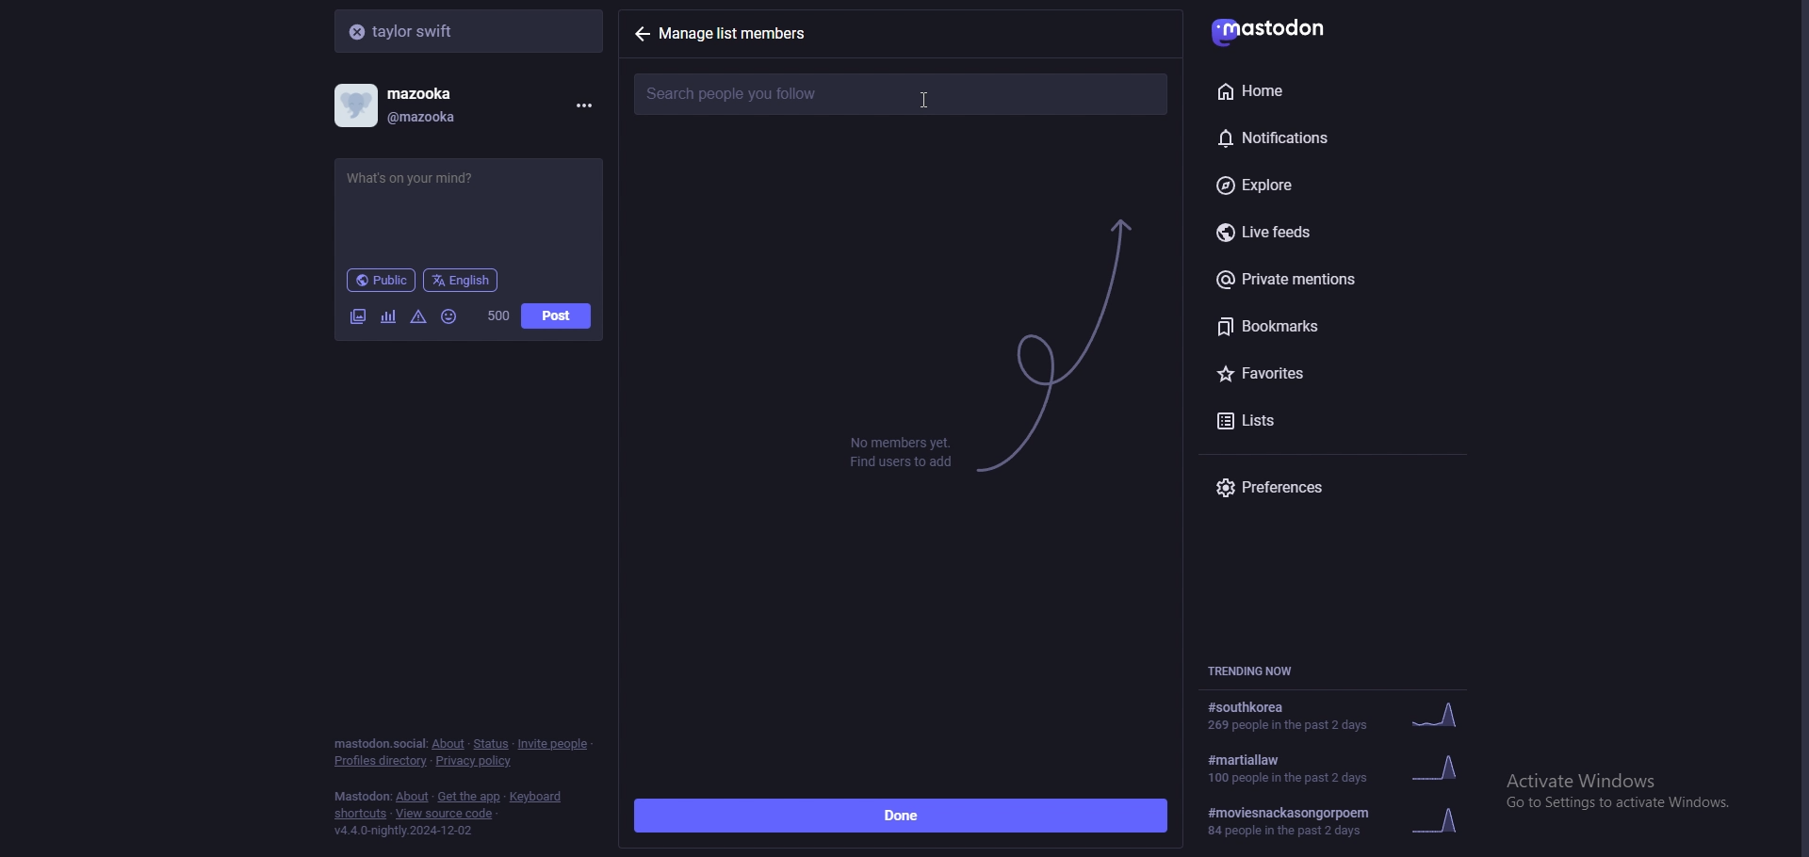  Describe the element at coordinates (1338, 487) in the screenshot. I see `preferences` at that location.